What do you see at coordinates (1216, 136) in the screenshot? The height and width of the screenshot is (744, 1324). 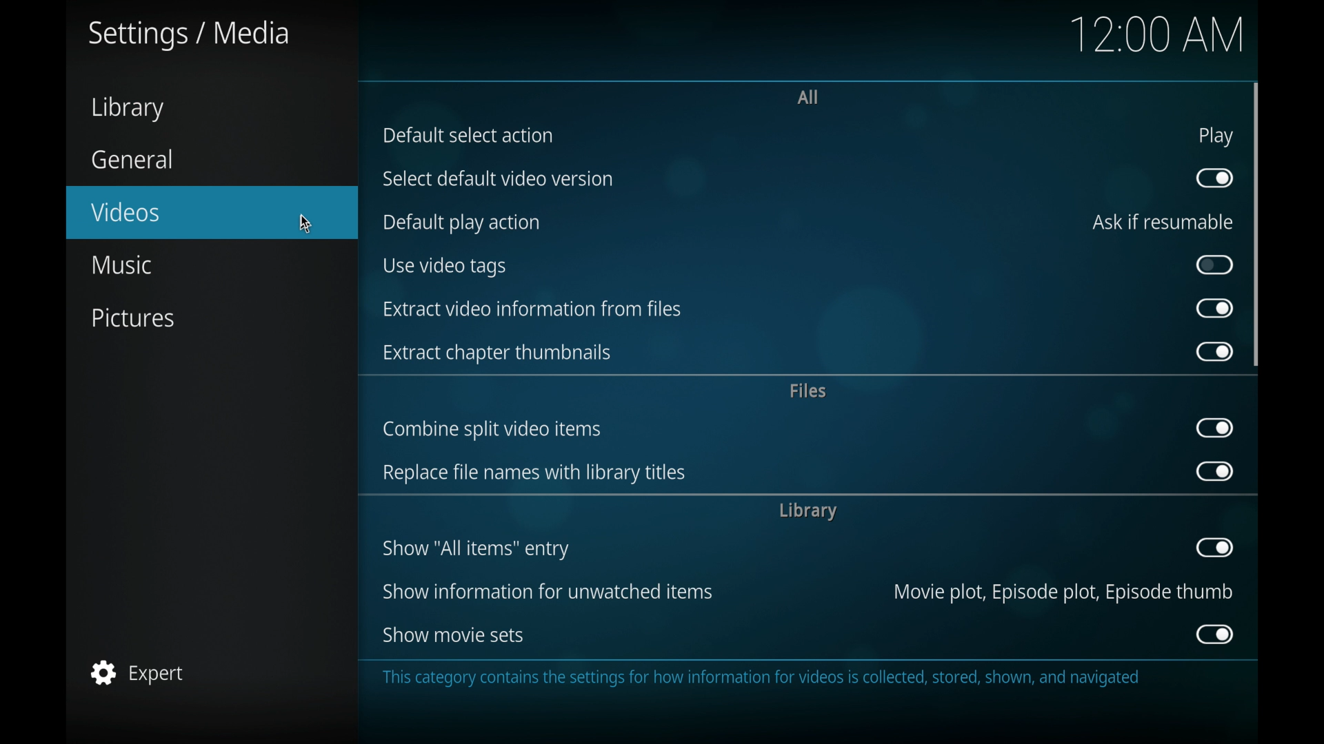 I see `play` at bounding box center [1216, 136].